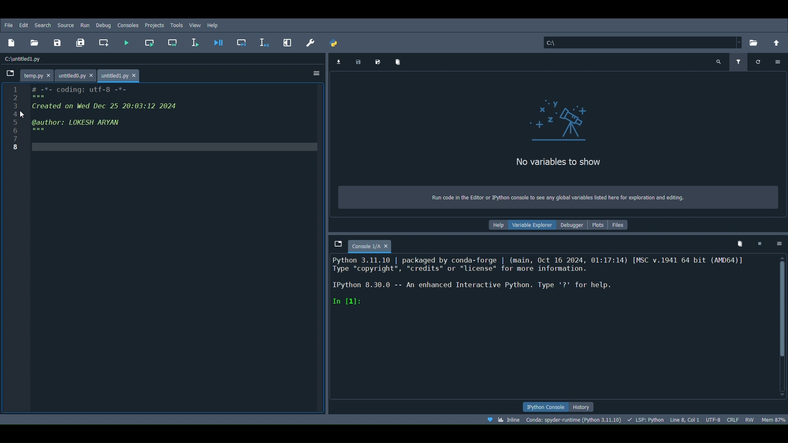 The image size is (788, 443). What do you see at coordinates (642, 42) in the screenshot?
I see `C: (file path)` at bounding box center [642, 42].